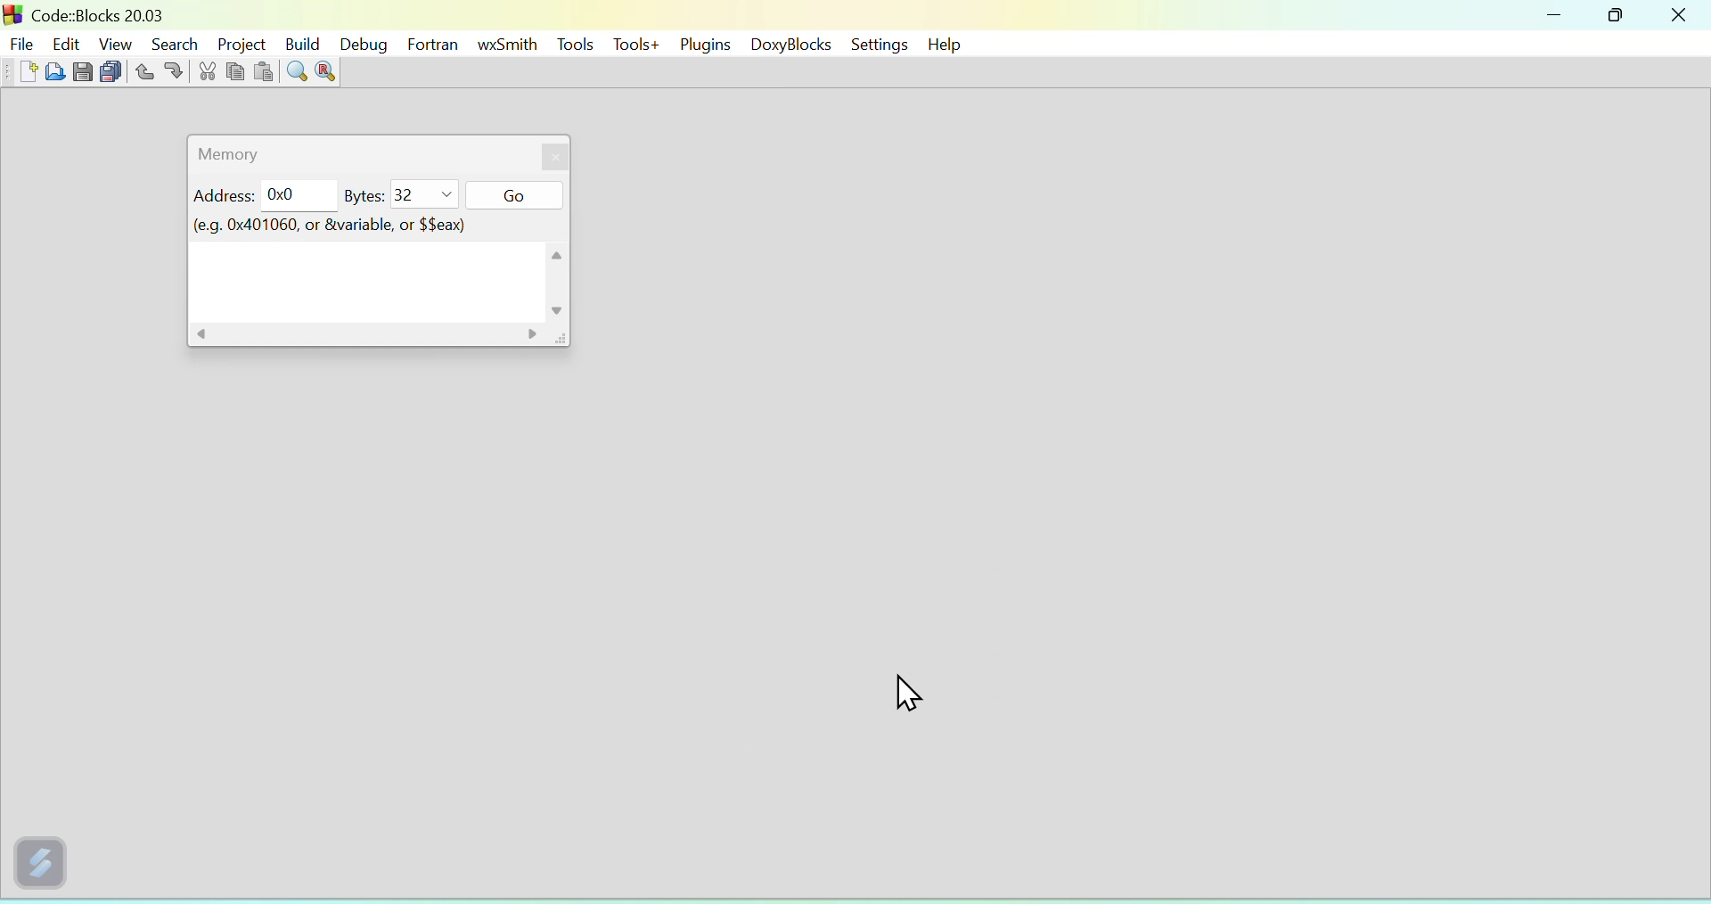 Image resolution: width=1711 pixels, height=904 pixels. Describe the element at coordinates (116, 42) in the screenshot. I see `View` at that location.